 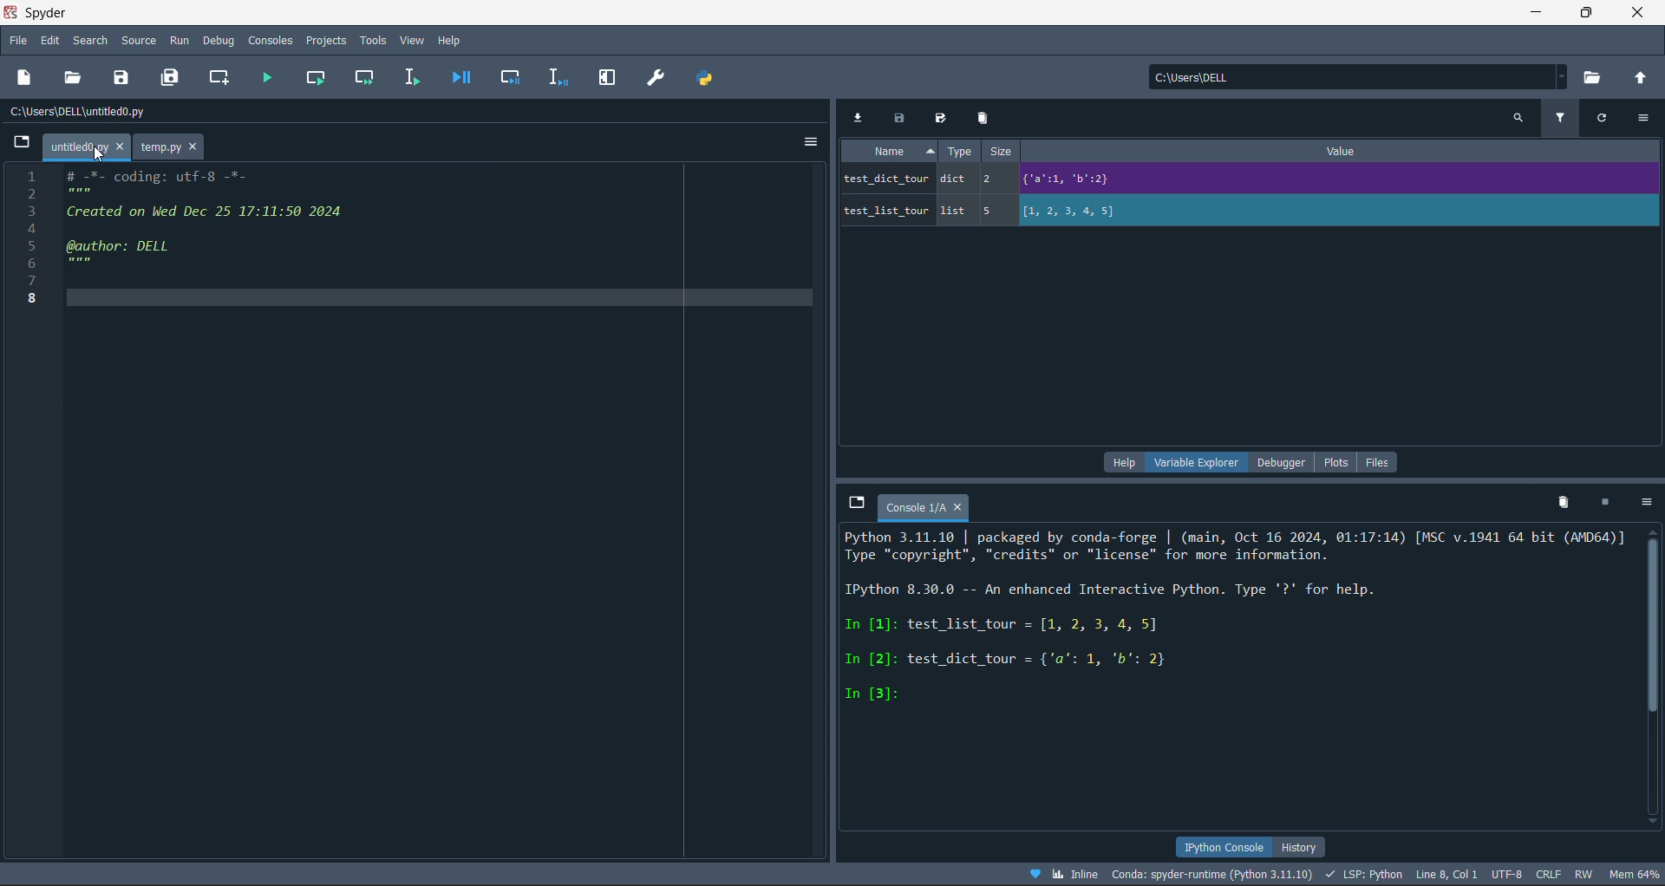 What do you see at coordinates (219, 41) in the screenshot?
I see `debug` at bounding box center [219, 41].